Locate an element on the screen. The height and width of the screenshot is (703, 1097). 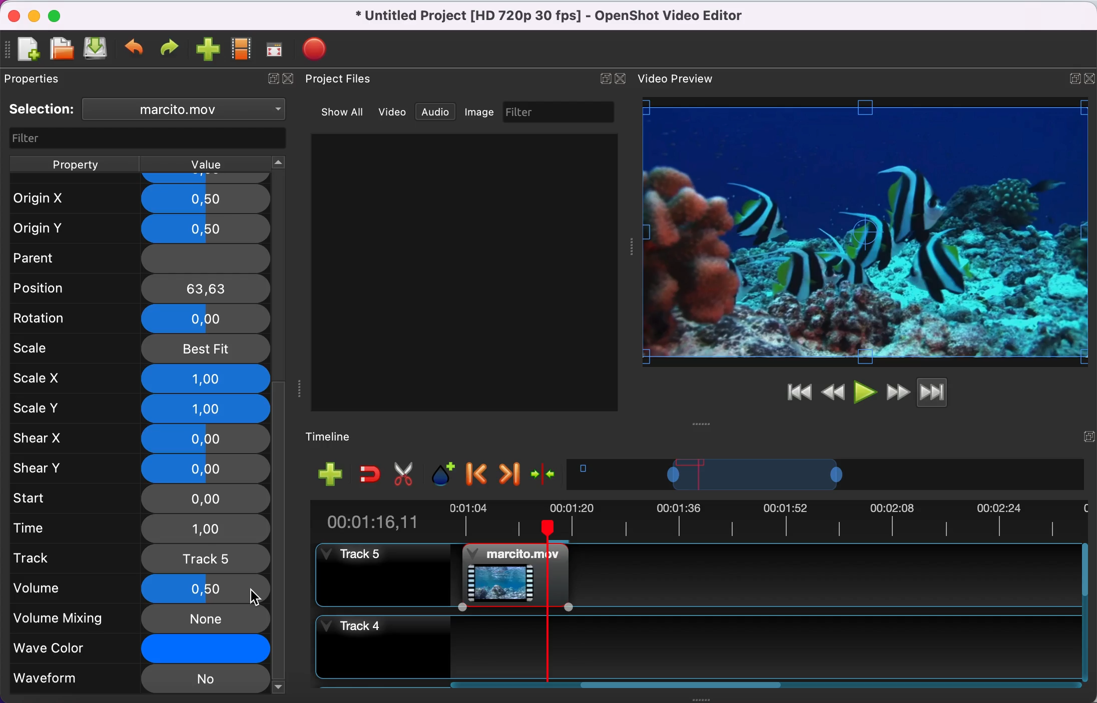
time duration is located at coordinates (696, 520).